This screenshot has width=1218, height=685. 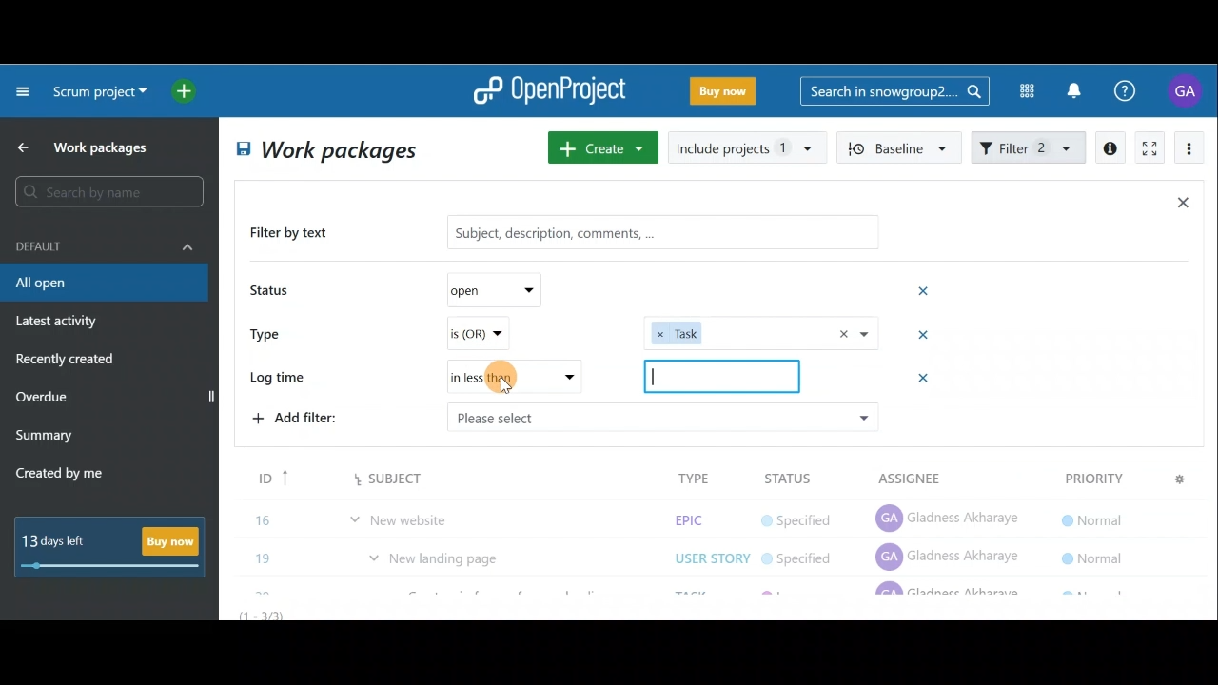 What do you see at coordinates (265, 554) in the screenshot?
I see `20` at bounding box center [265, 554].